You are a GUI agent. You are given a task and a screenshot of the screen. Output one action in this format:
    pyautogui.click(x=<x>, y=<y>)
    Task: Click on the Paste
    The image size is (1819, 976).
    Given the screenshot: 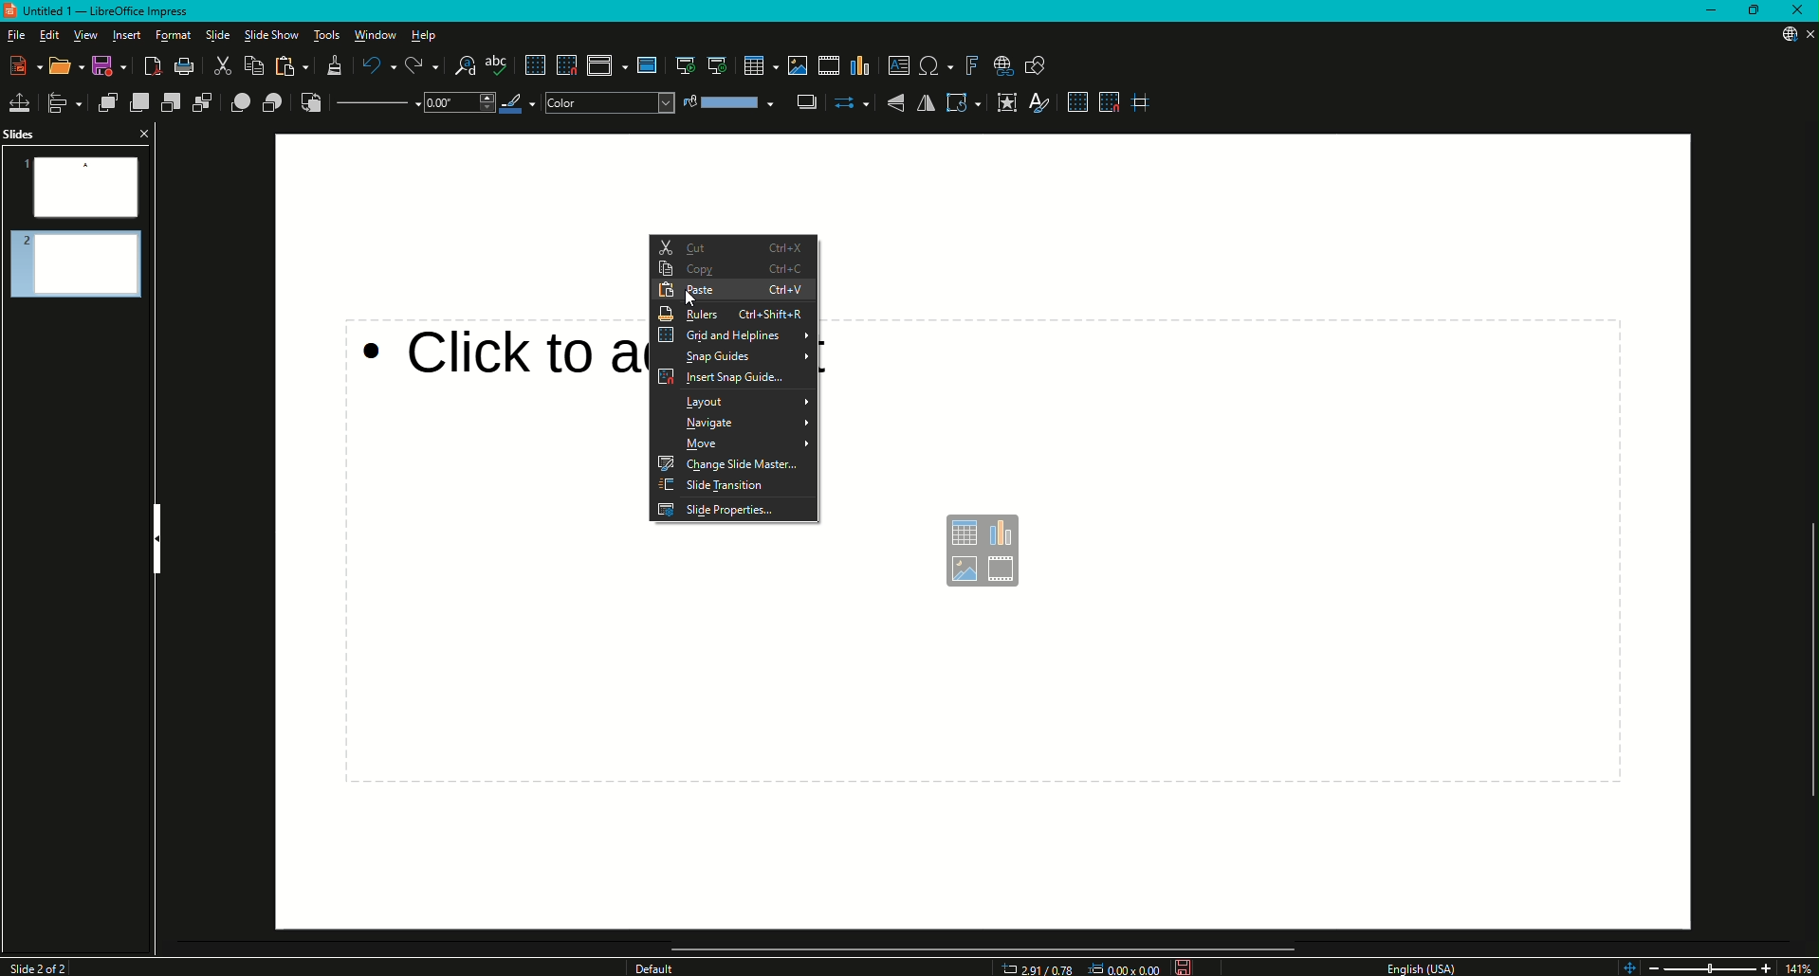 What is the action you would take?
    pyautogui.click(x=736, y=292)
    